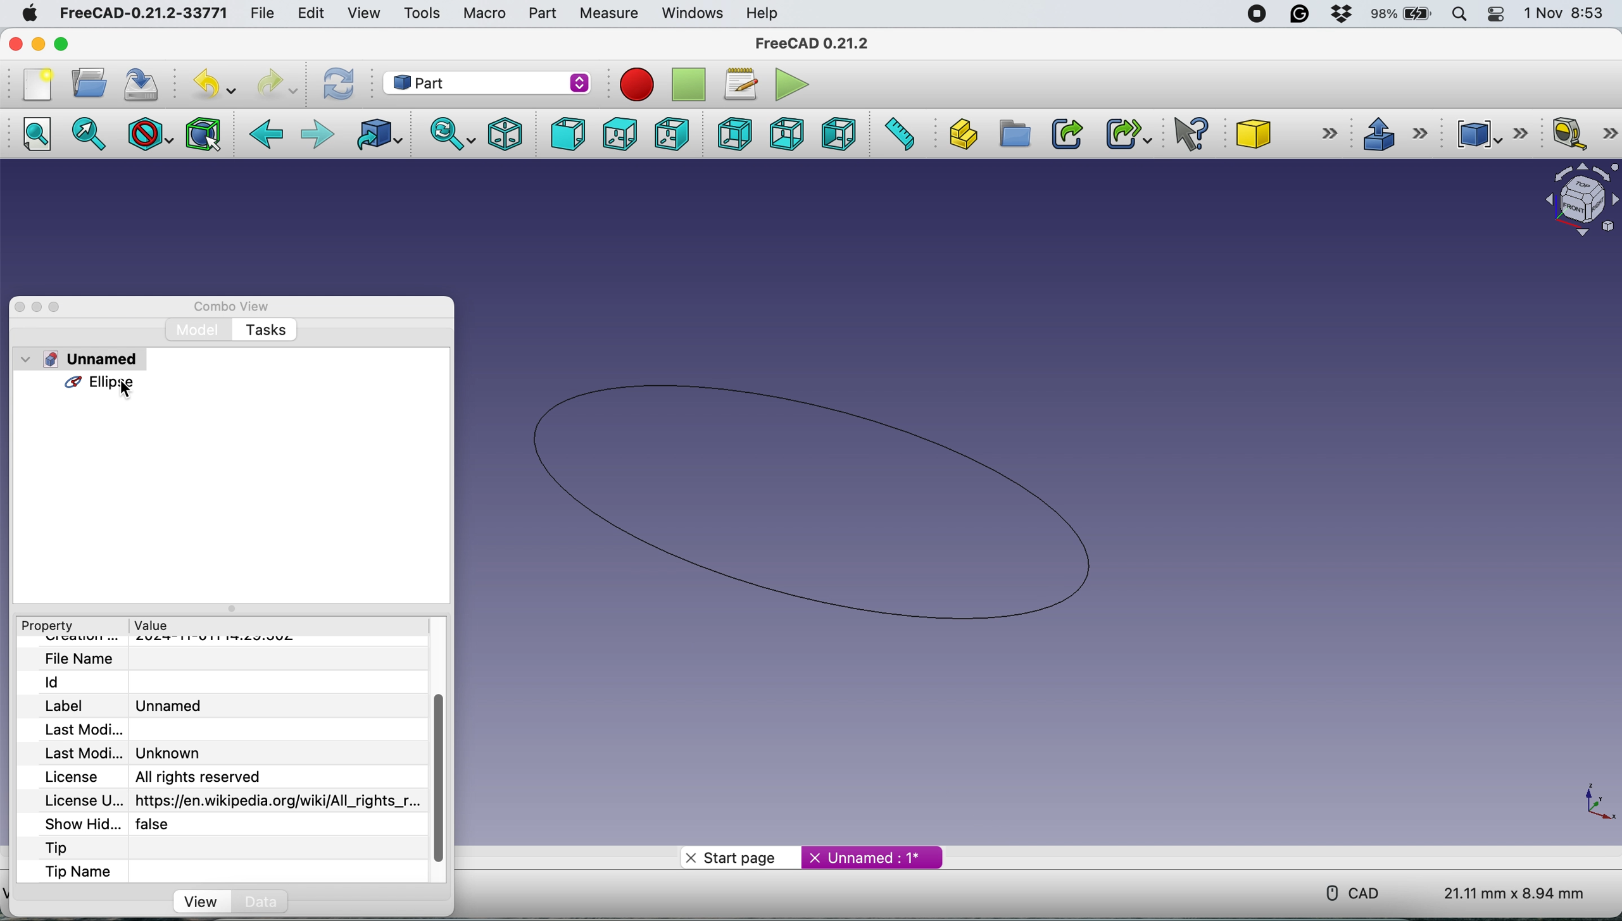 This screenshot has width=1622, height=921. Describe the element at coordinates (893, 135) in the screenshot. I see `measure distance` at that location.